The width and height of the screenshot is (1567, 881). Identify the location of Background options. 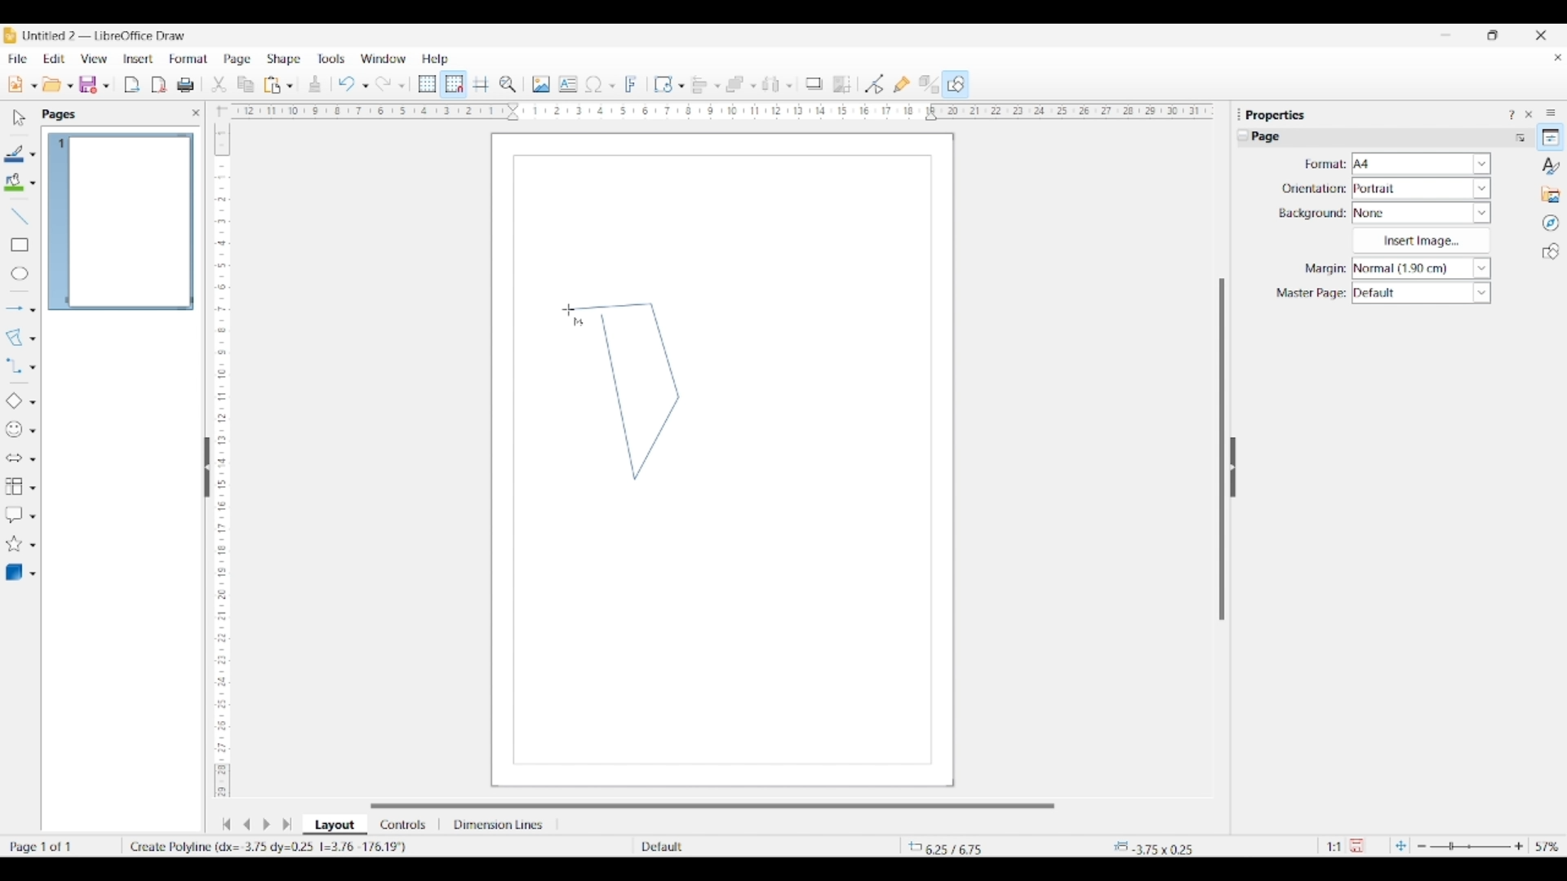
(1422, 213).